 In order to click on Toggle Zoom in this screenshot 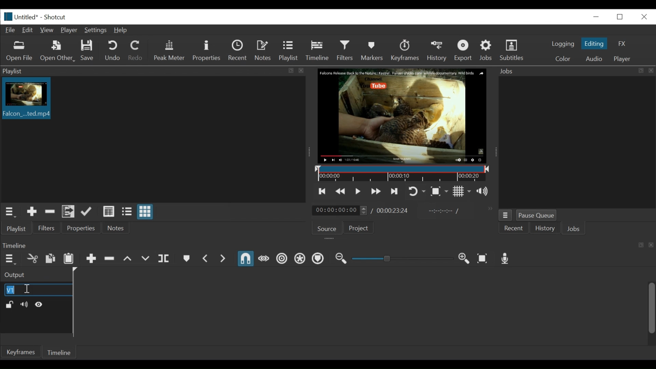, I will do `click(440, 191)`.